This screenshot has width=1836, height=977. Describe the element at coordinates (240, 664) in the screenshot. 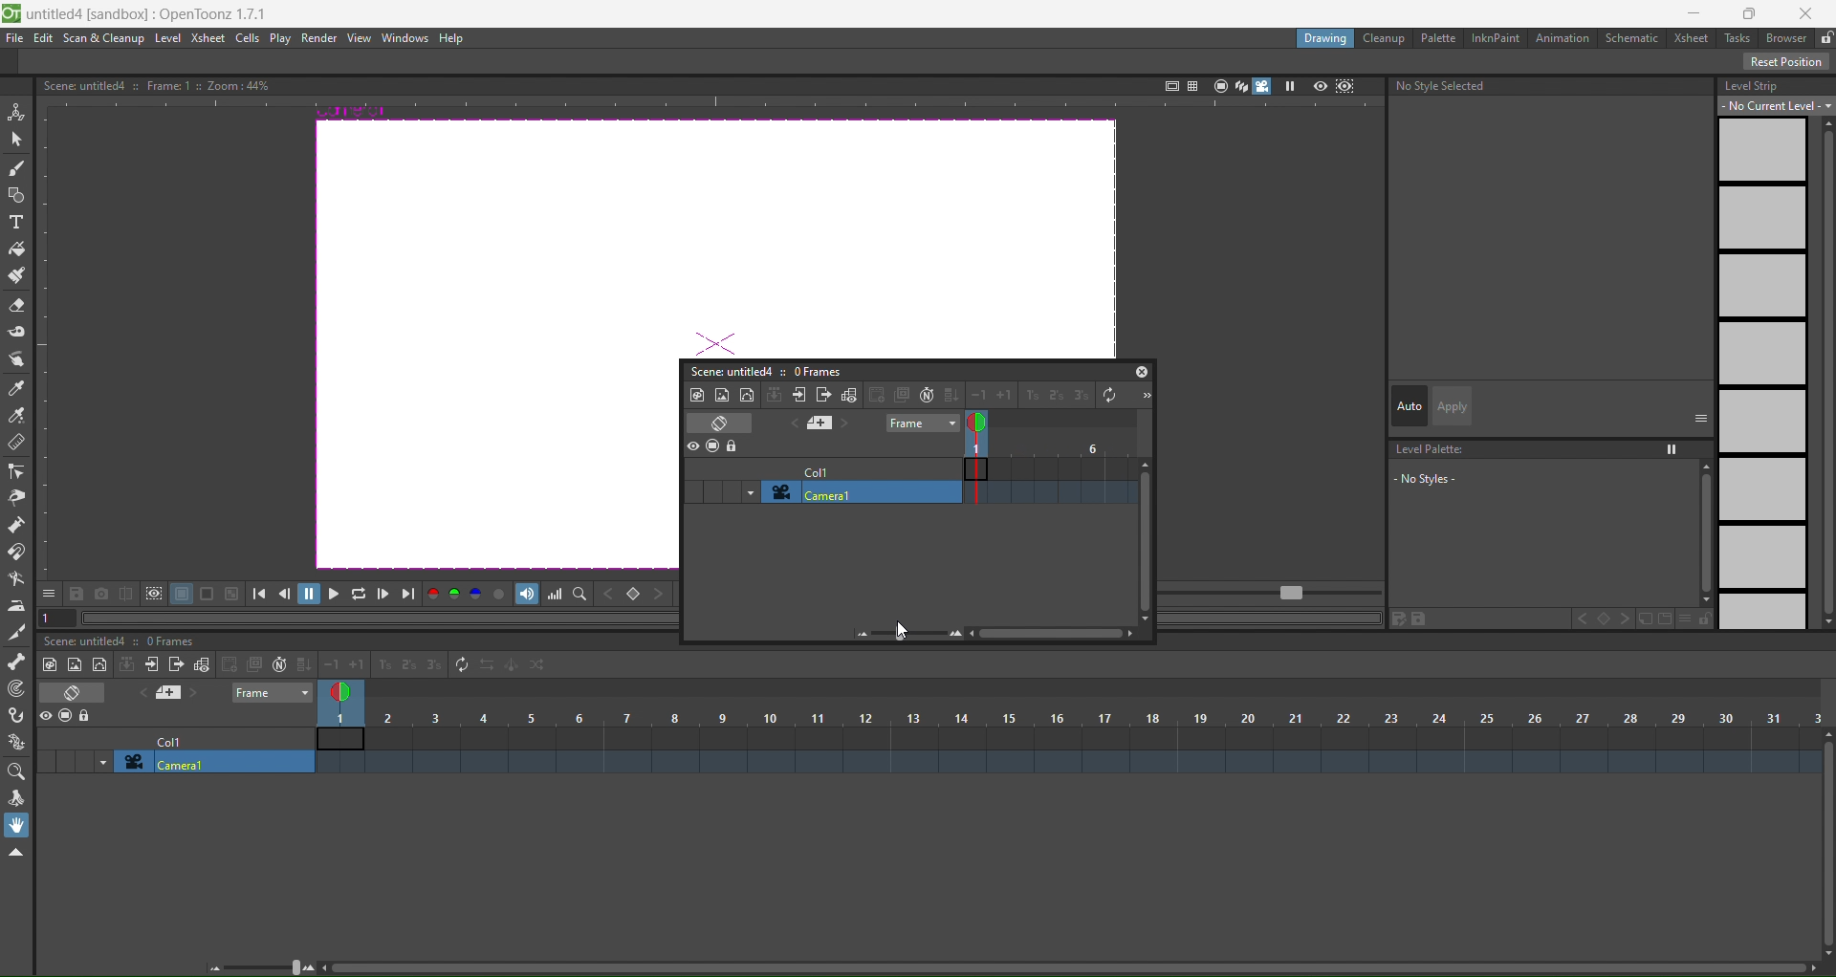

I see `create blank drawing` at that location.